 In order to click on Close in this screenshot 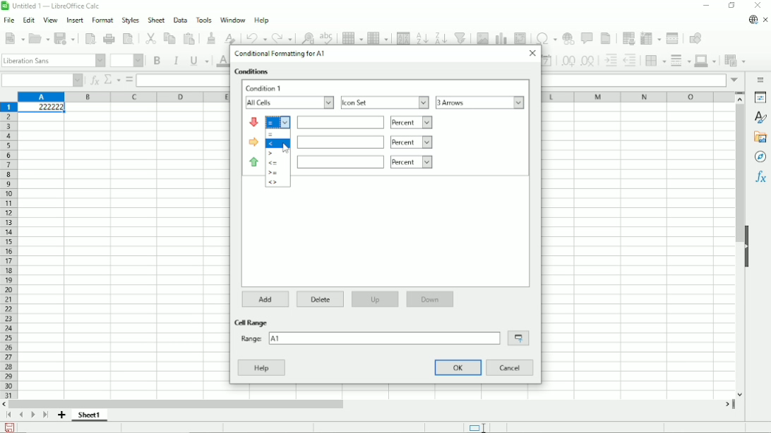, I will do `click(532, 53)`.